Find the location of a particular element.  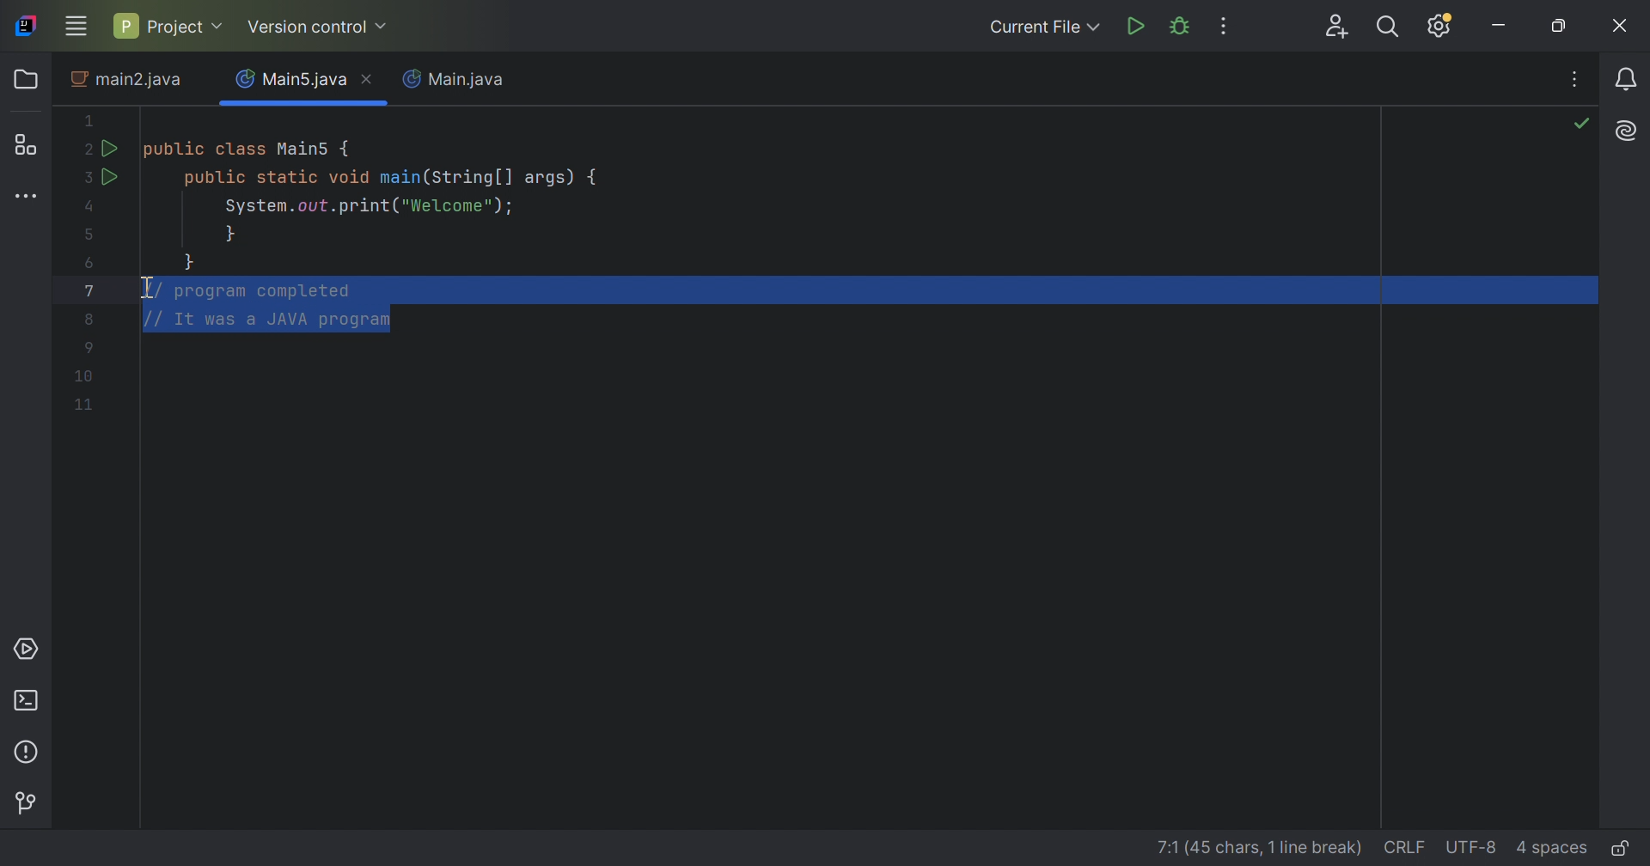

comments selected is located at coordinates (251, 306).